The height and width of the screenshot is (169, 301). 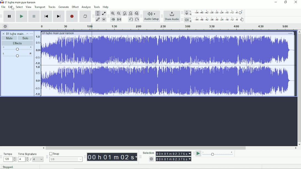 What do you see at coordinates (299, 86) in the screenshot?
I see `Vertical scrollbar` at bounding box center [299, 86].